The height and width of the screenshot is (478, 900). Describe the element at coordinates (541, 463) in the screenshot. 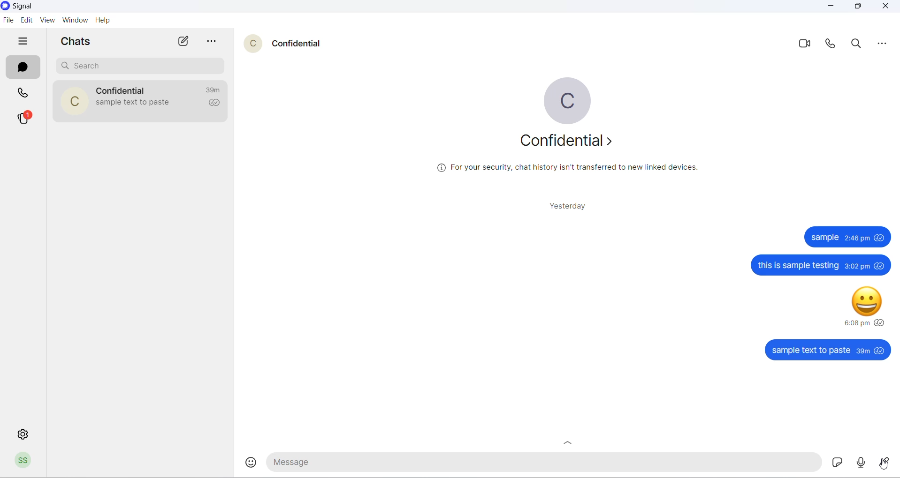

I see `message text area` at that location.